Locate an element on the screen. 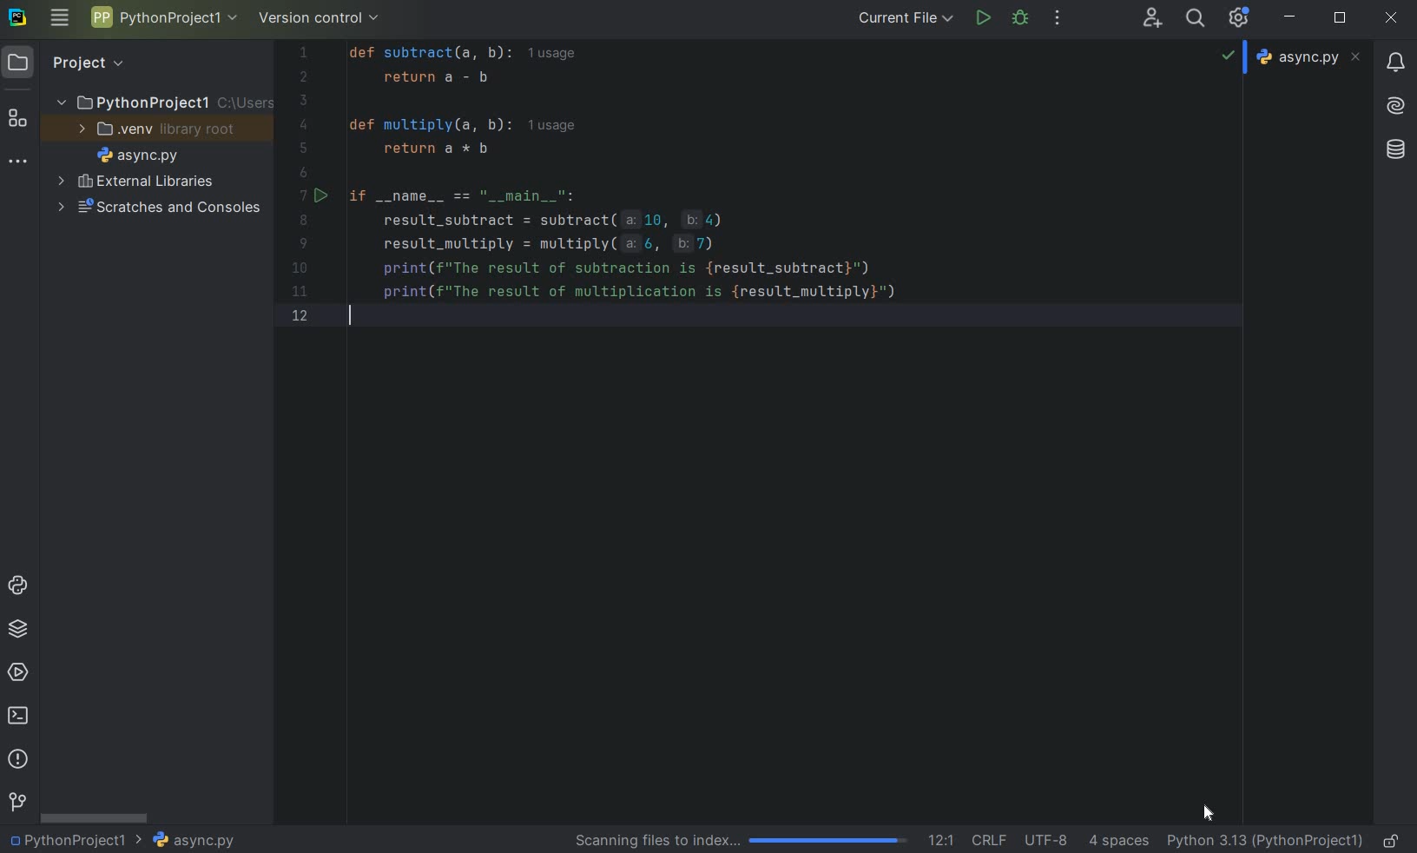  services is located at coordinates (17, 671).